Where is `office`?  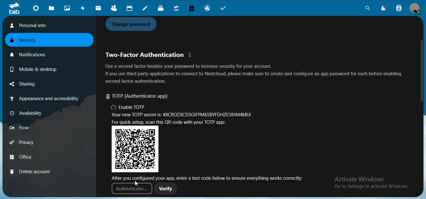
office is located at coordinates (30, 158).